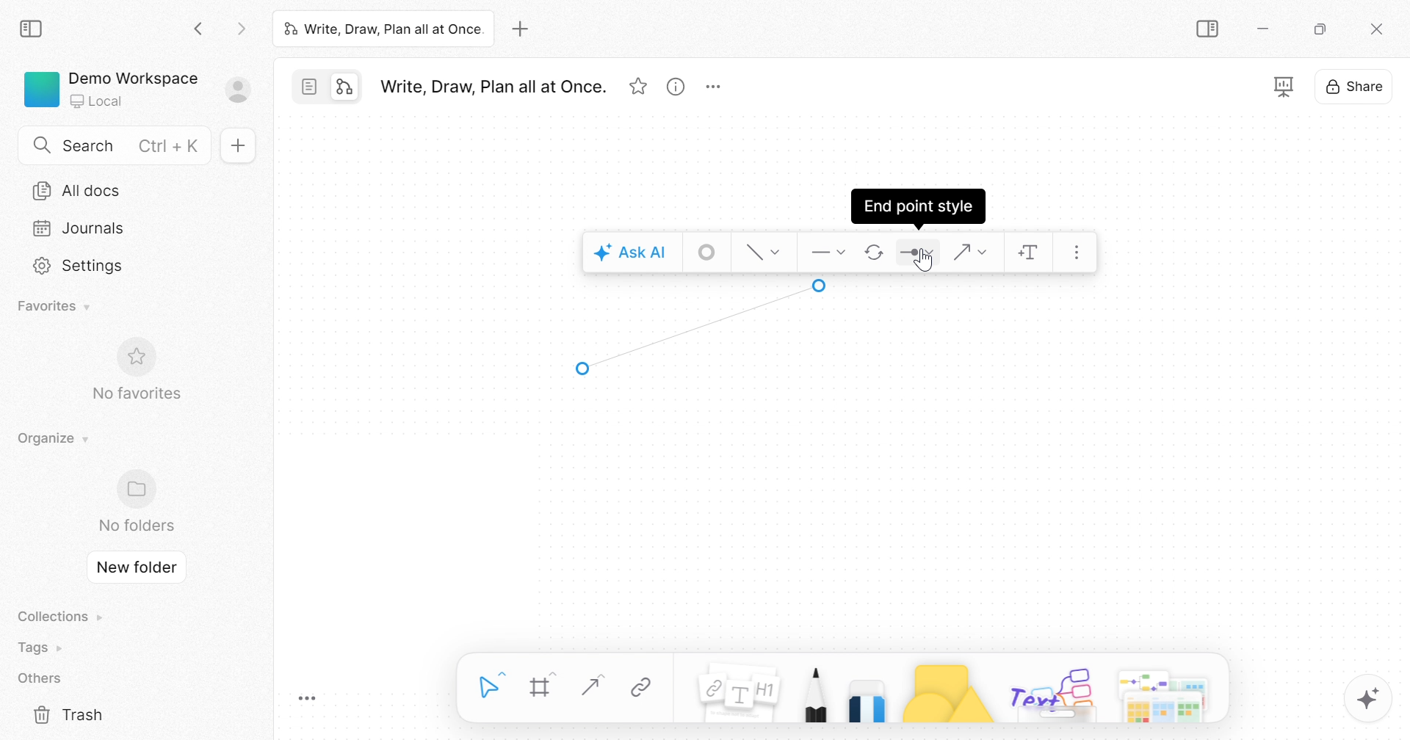 The height and width of the screenshot is (740, 1410). What do you see at coordinates (172, 146) in the screenshot?
I see `Ctrl + K` at bounding box center [172, 146].